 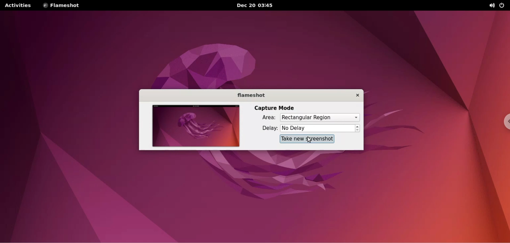 What do you see at coordinates (503, 5) in the screenshot?
I see `power settings` at bounding box center [503, 5].